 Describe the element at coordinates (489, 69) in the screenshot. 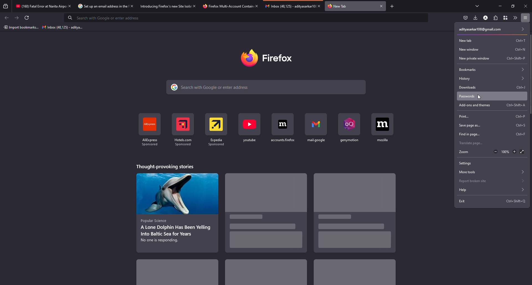

I see `bookmarks` at that location.